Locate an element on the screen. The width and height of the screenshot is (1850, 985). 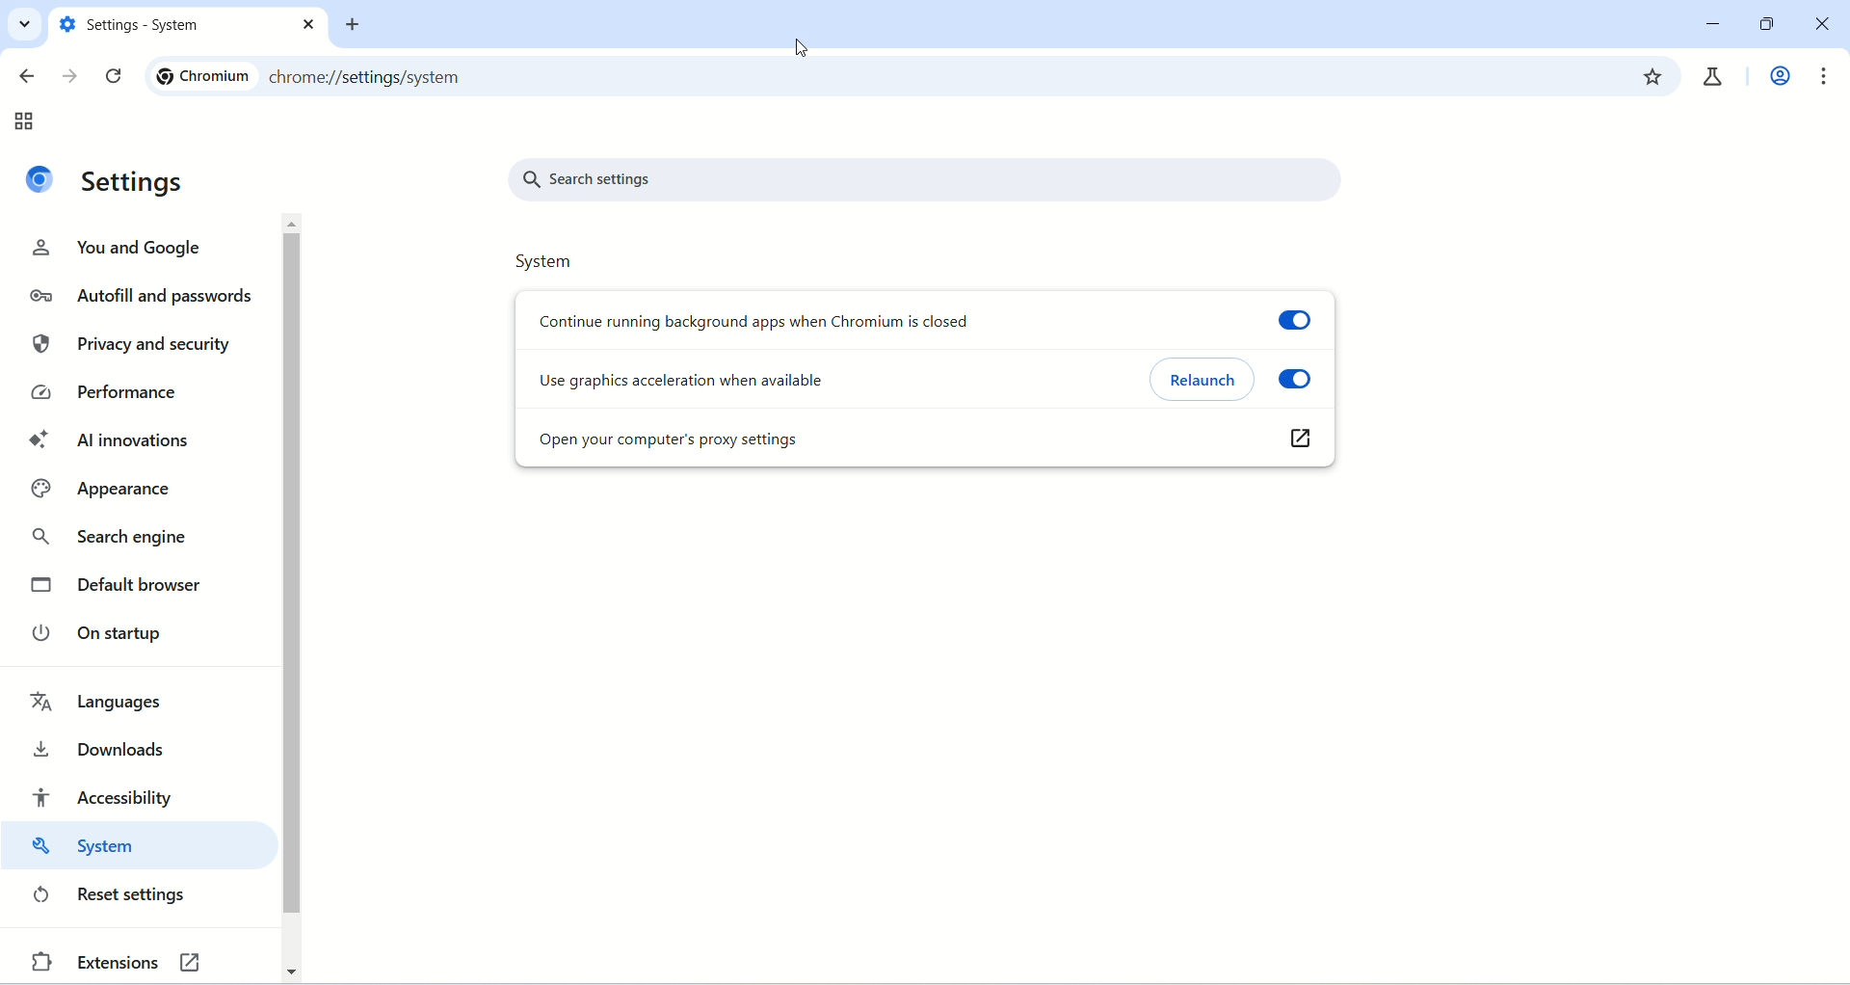
close tab is located at coordinates (311, 24).